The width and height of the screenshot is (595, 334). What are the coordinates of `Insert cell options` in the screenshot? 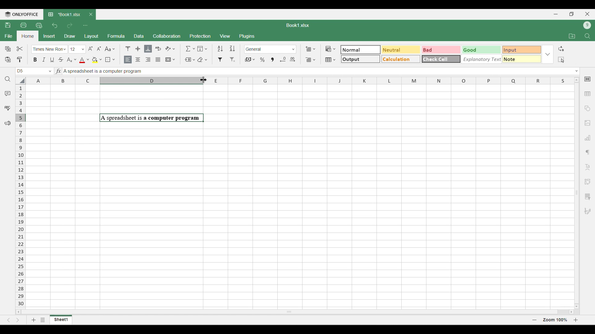 It's located at (310, 49).